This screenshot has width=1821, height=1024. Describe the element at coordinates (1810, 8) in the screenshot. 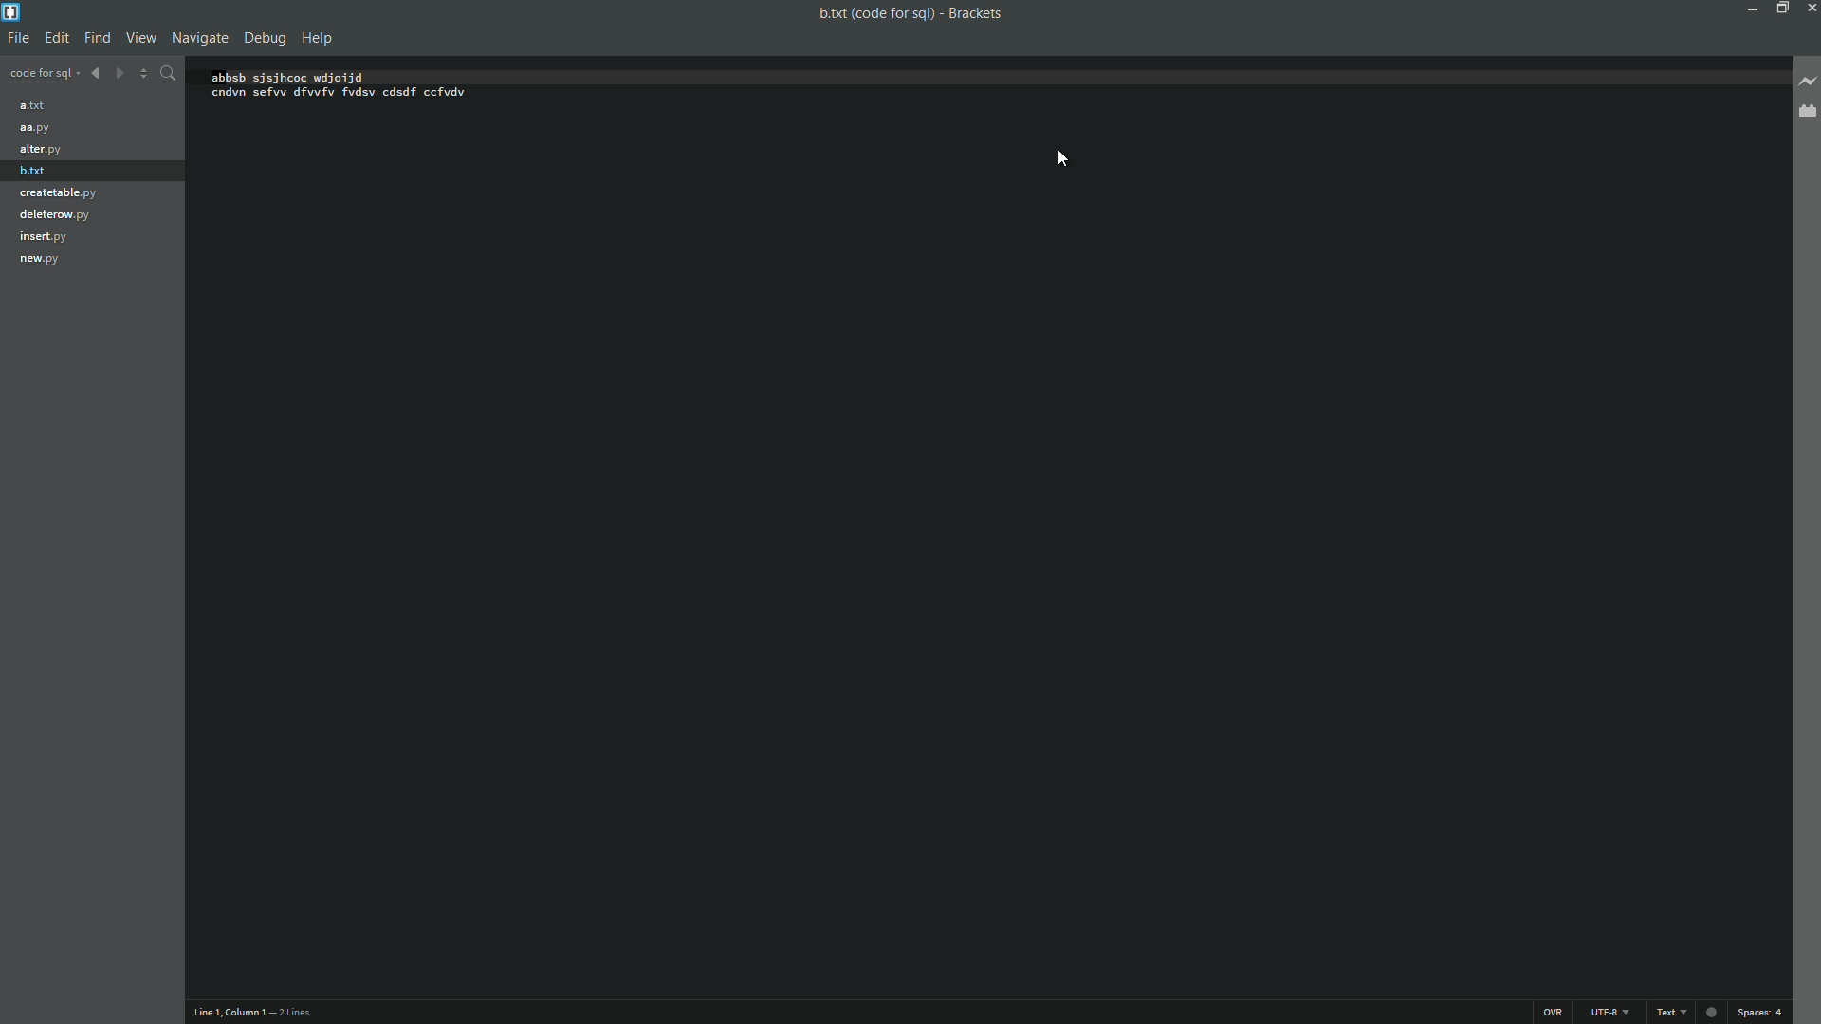

I see `close app` at that location.